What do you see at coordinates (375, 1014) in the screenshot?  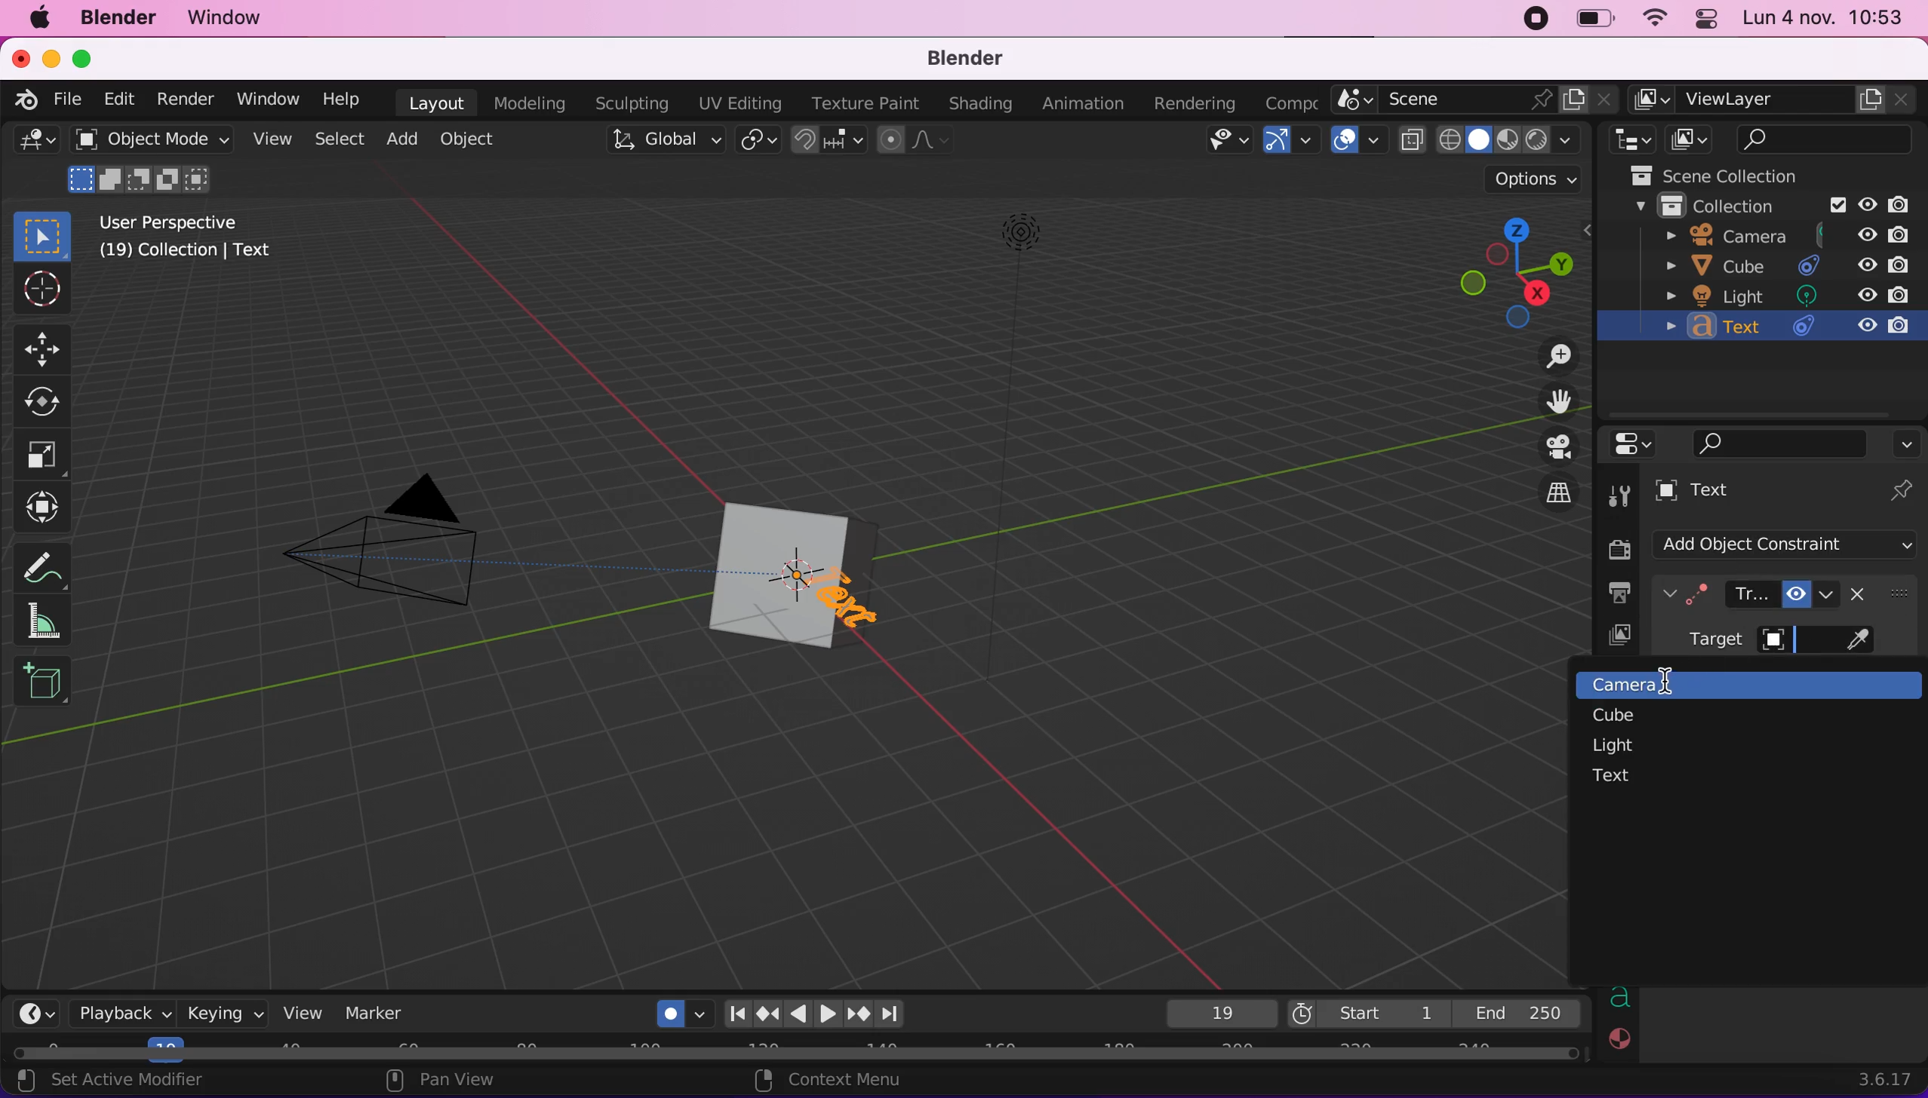 I see `marker` at bounding box center [375, 1014].